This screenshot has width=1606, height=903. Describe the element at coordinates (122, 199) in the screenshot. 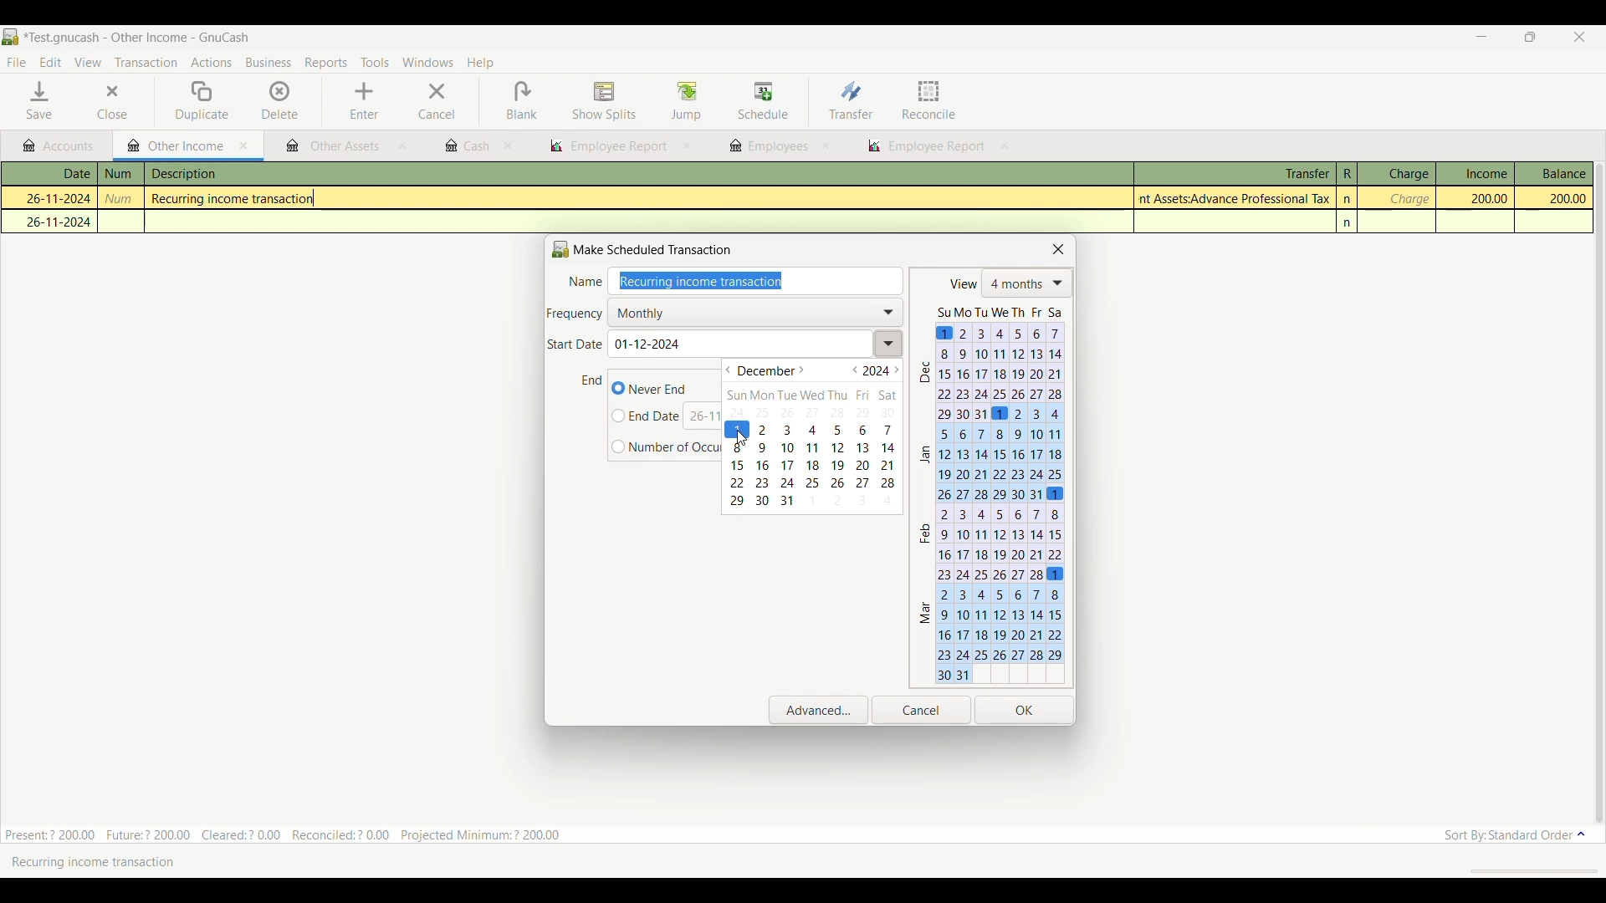

I see `num` at that location.